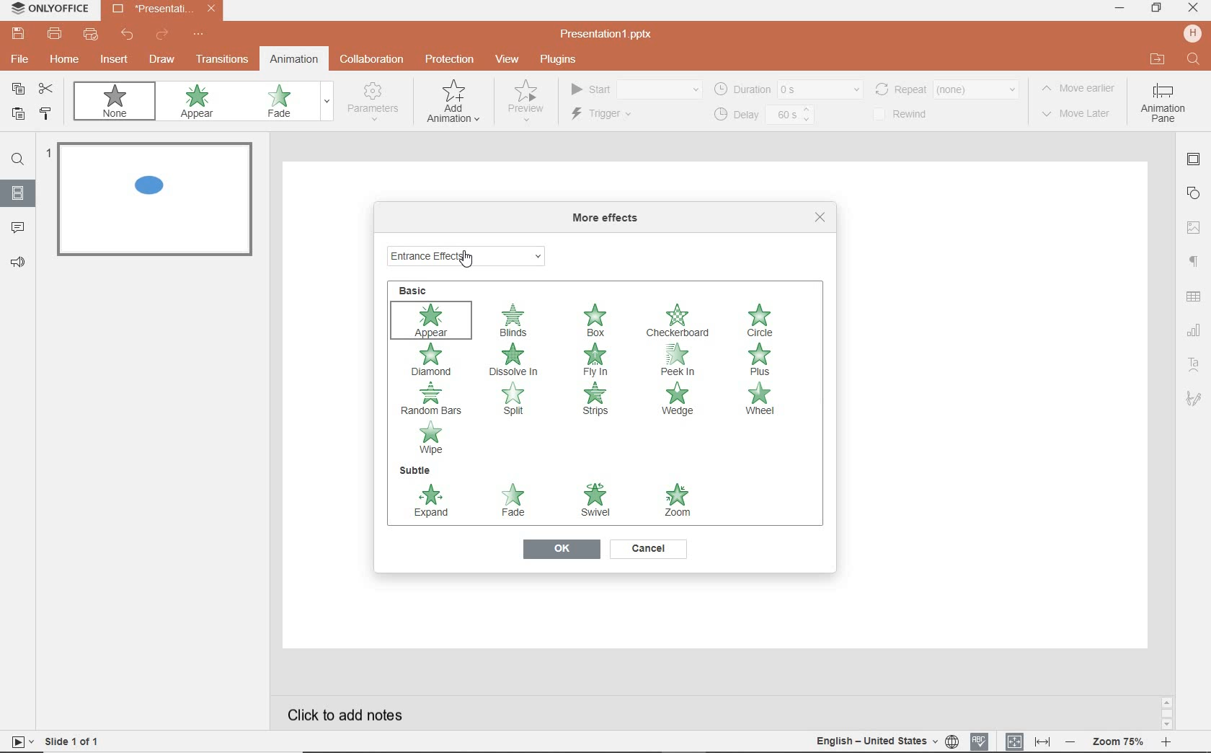 The image size is (1211, 753). I want to click on MINIMIZE, so click(1119, 8).